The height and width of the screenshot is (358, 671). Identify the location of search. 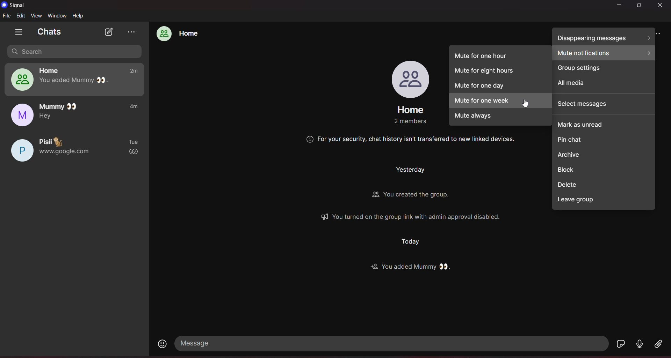
(75, 51).